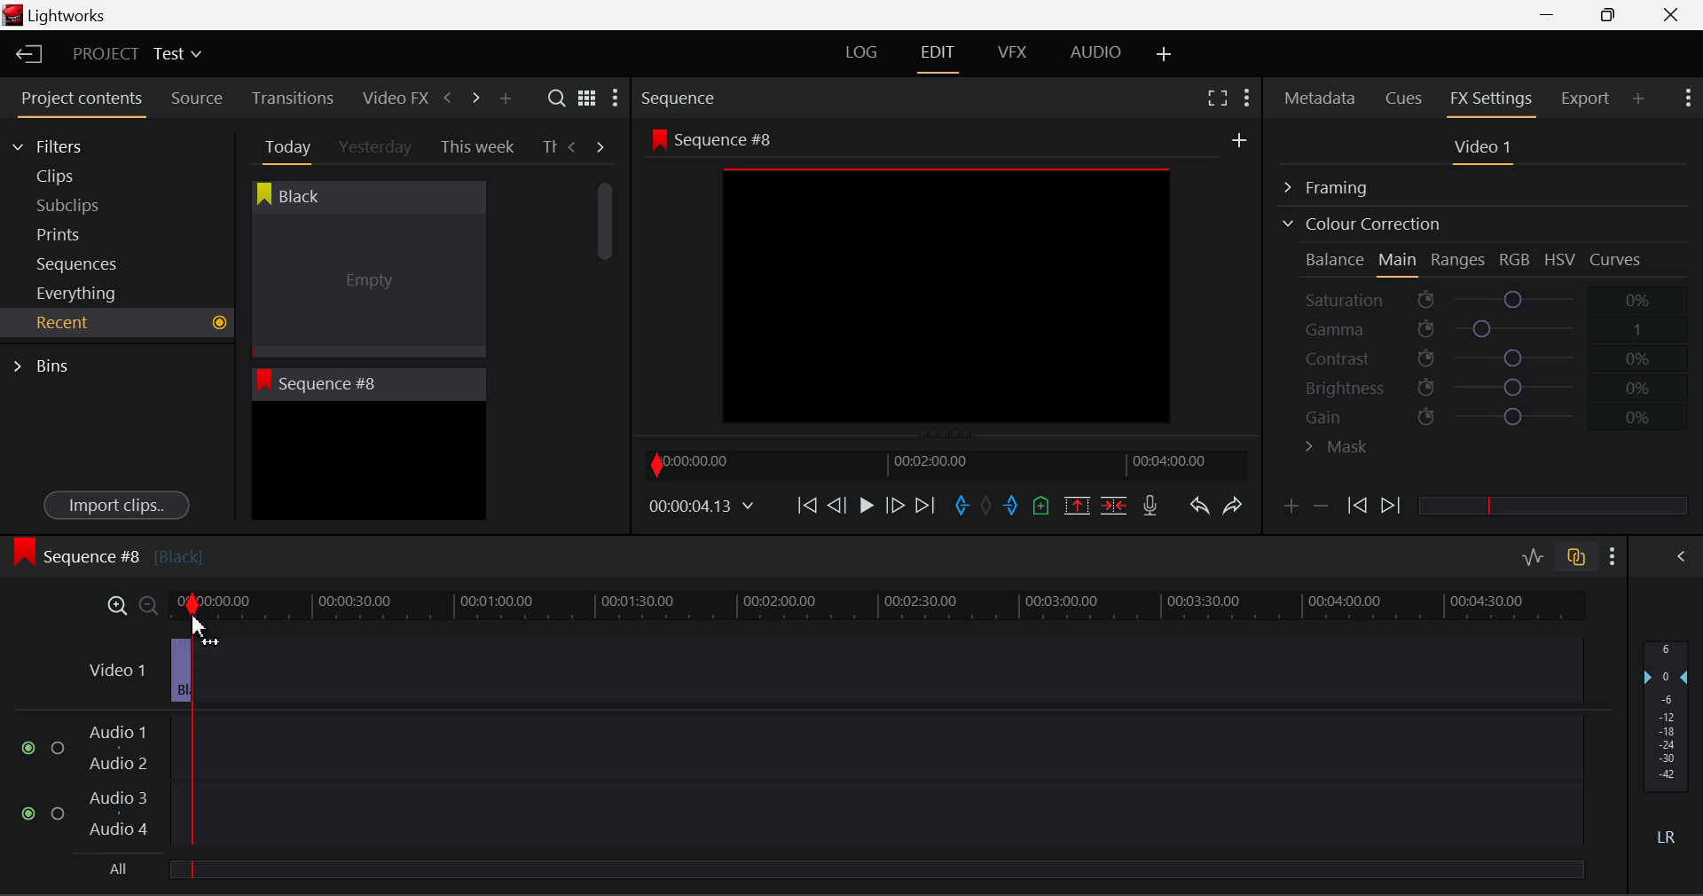  Describe the element at coordinates (614, 102) in the screenshot. I see `Show Settings` at that location.